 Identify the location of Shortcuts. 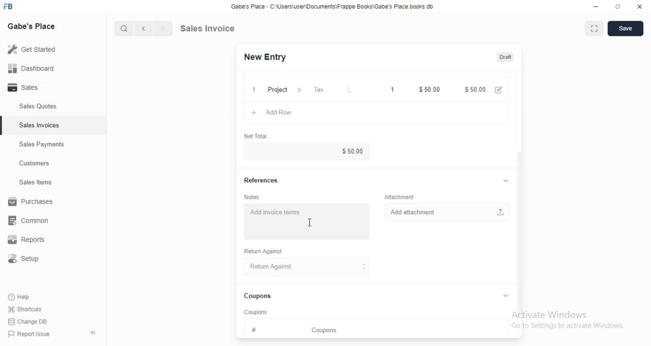
(31, 308).